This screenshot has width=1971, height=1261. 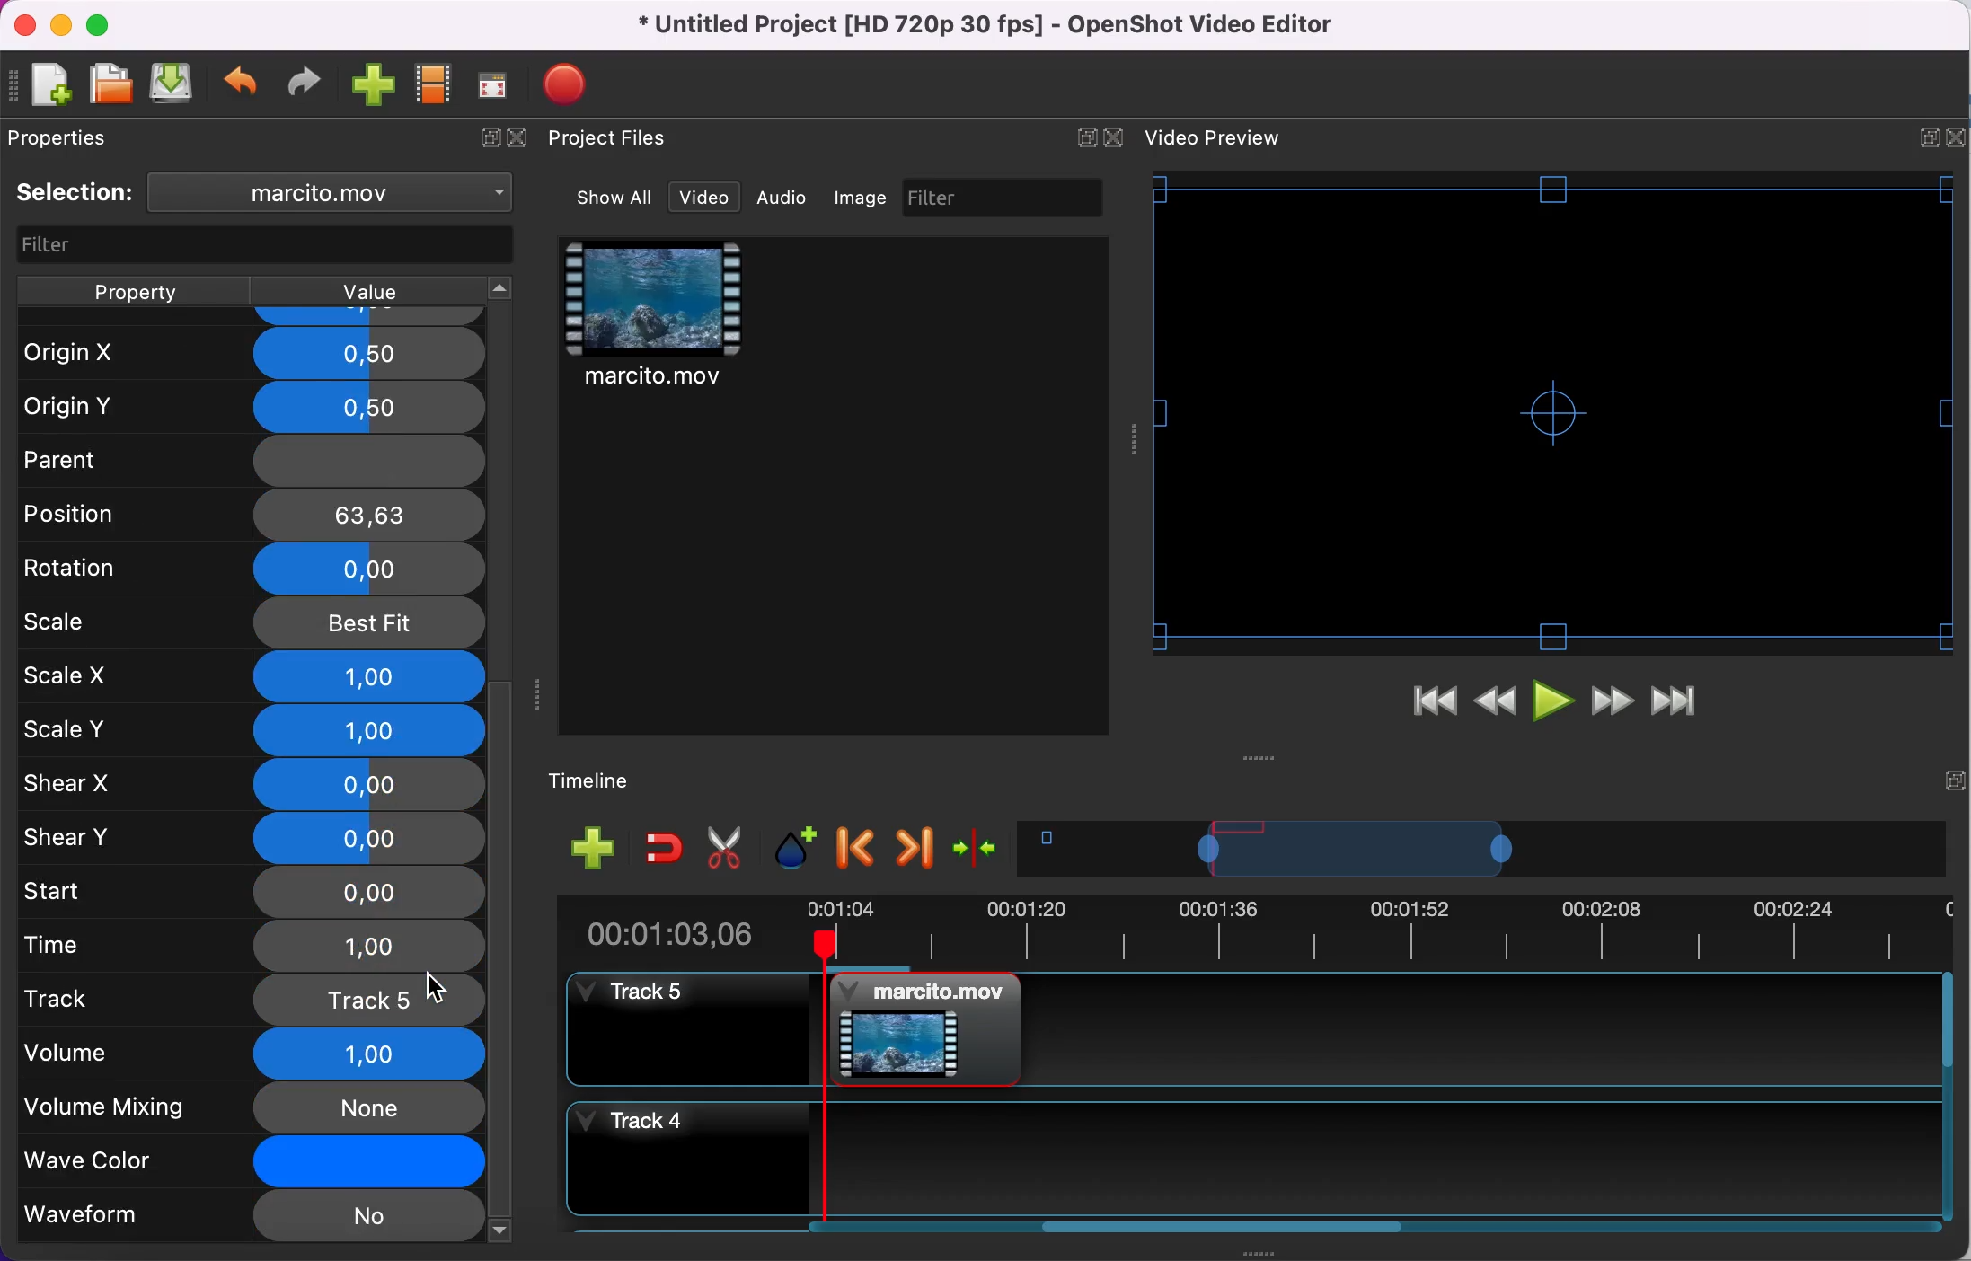 I want to click on Close, so click(x=1112, y=137).